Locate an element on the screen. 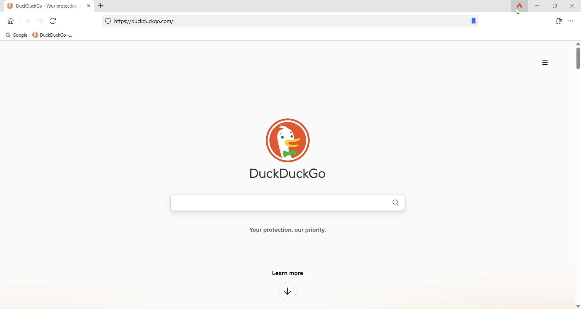  clear tab and clear data button is located at coordinates (518, 9).